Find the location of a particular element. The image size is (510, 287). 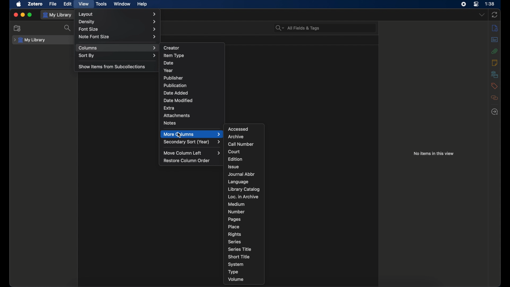

layout is located at coordinates (117, 14).